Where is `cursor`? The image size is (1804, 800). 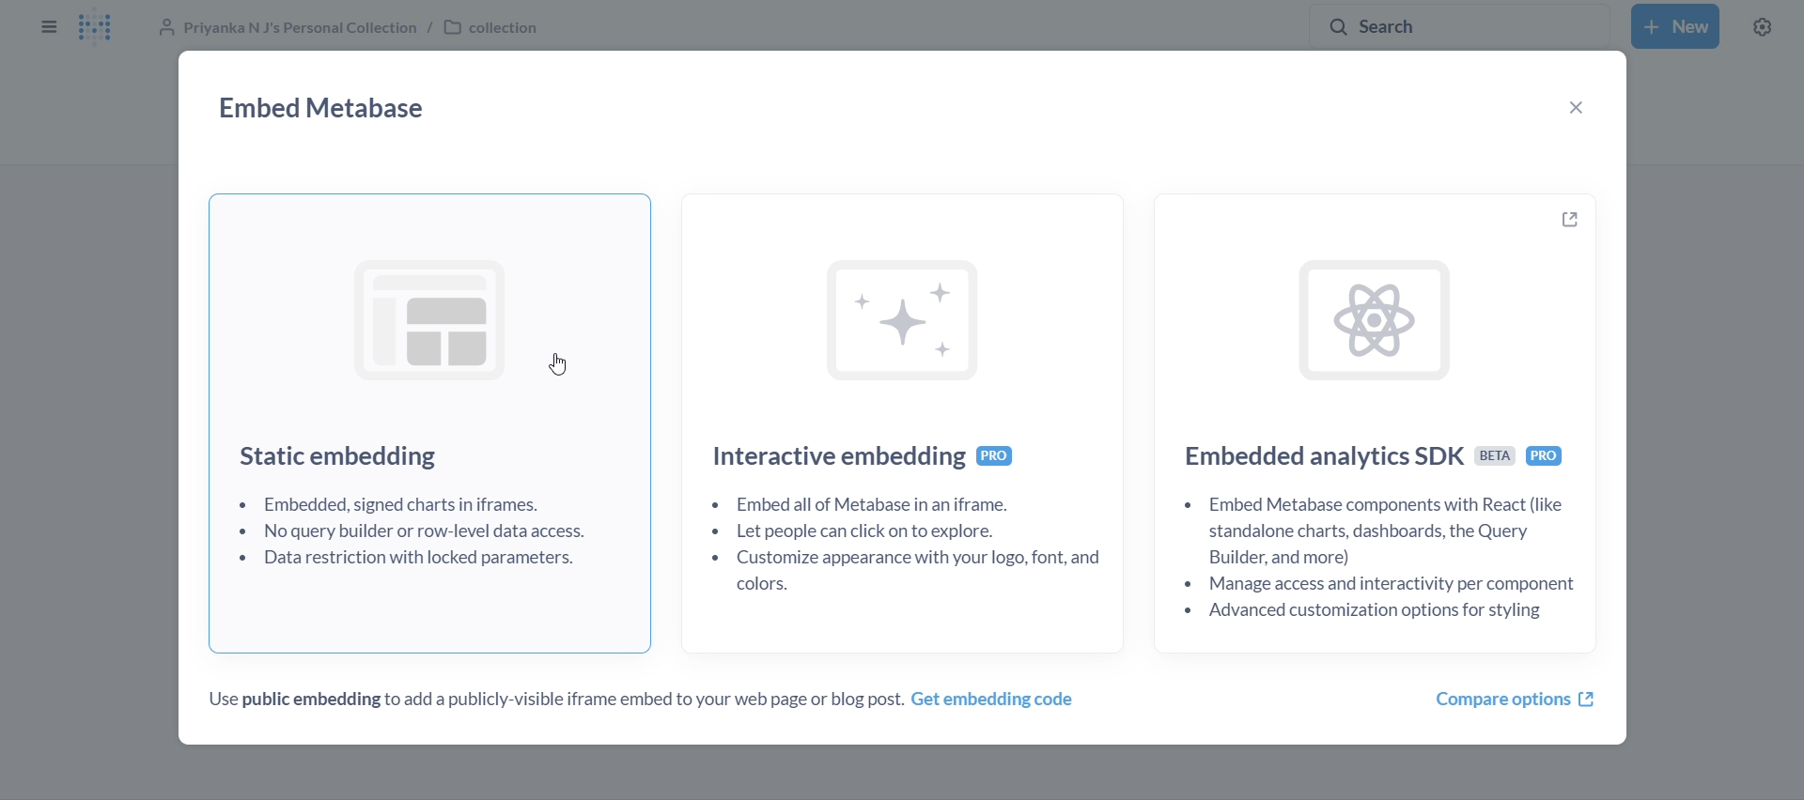 cursor is located at coordinates (560, 364).